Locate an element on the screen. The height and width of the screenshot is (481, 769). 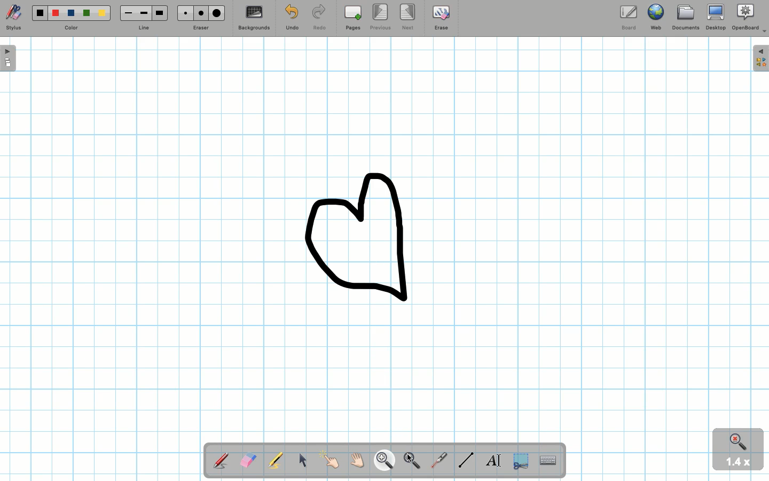
Line is located at coordinates (143, 18).